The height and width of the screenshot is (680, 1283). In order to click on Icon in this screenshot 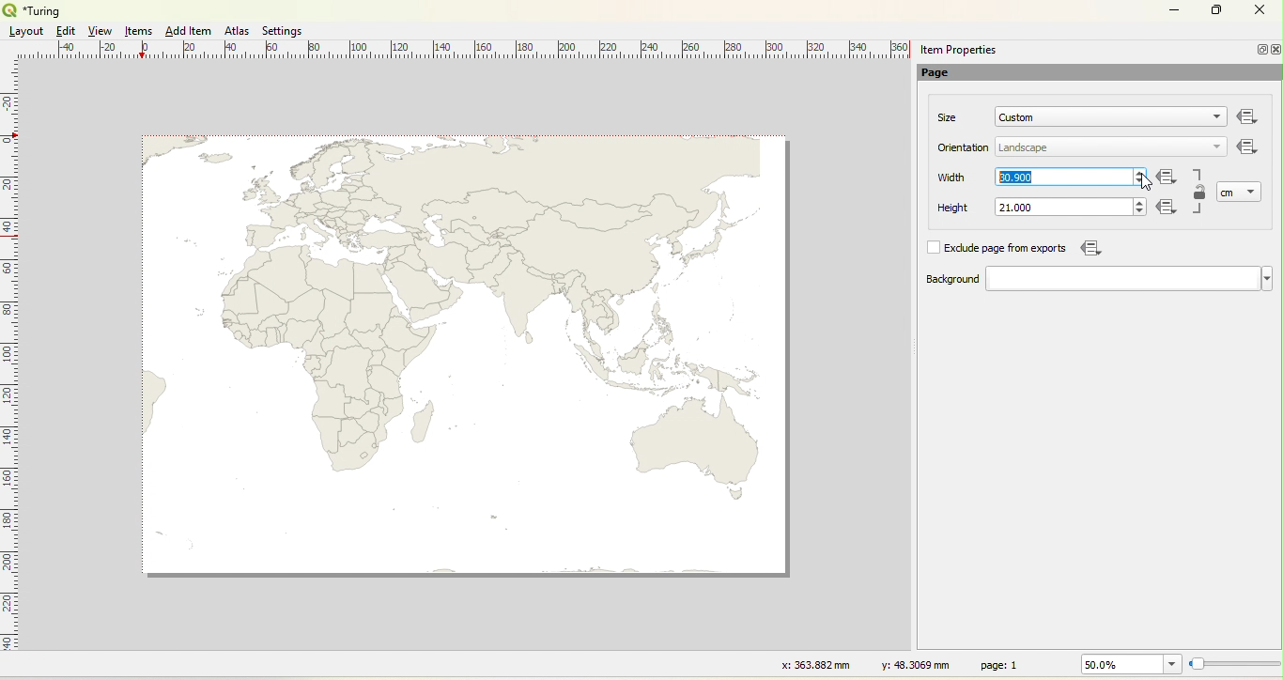, I will do `click(1167, 178)`.